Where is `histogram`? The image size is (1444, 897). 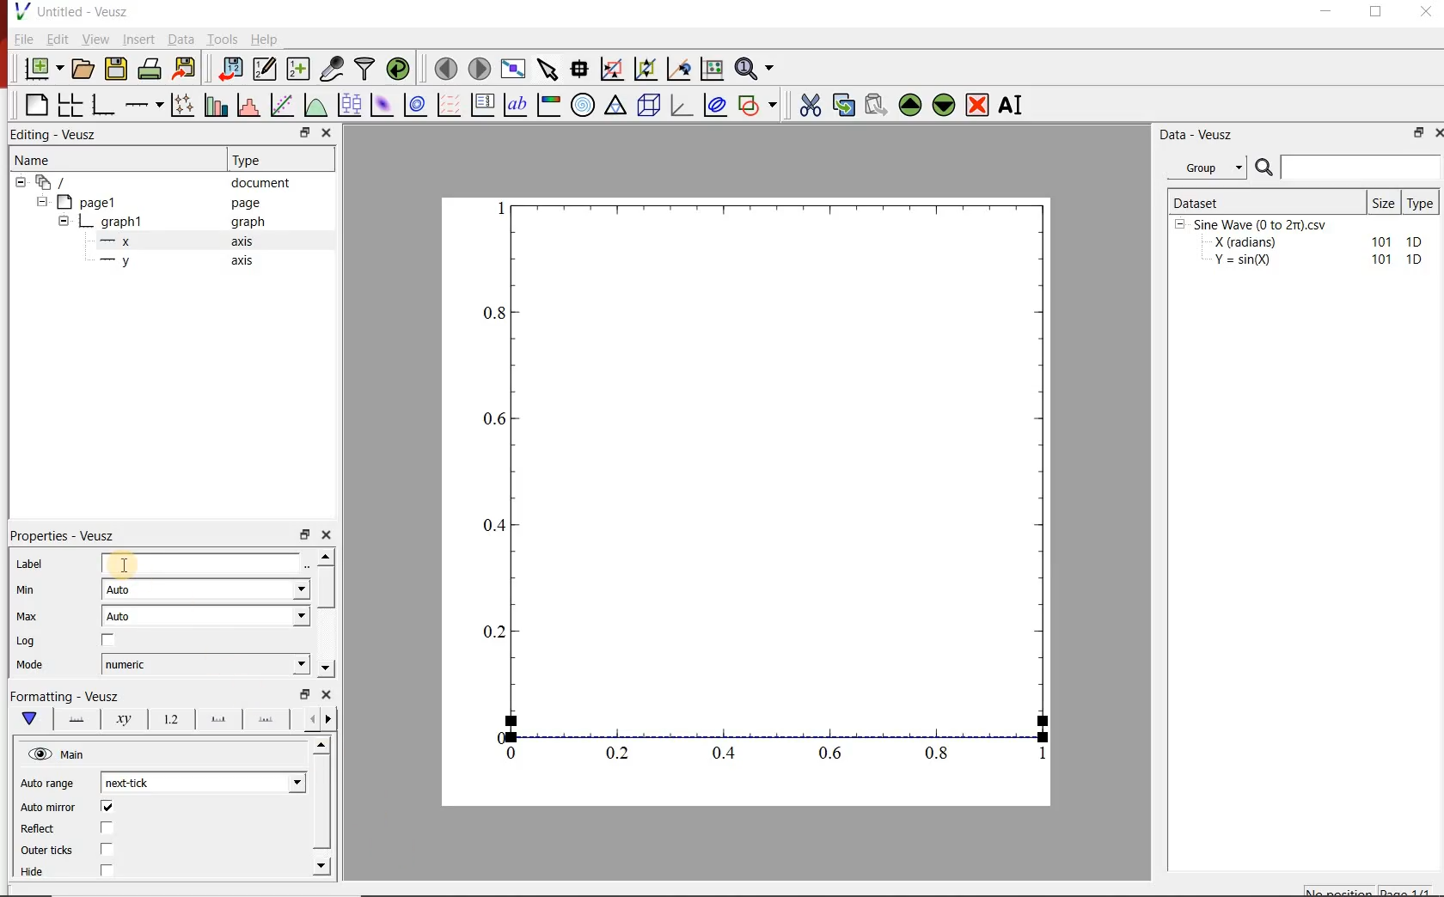 histogram is located at coordinates (250, 104).